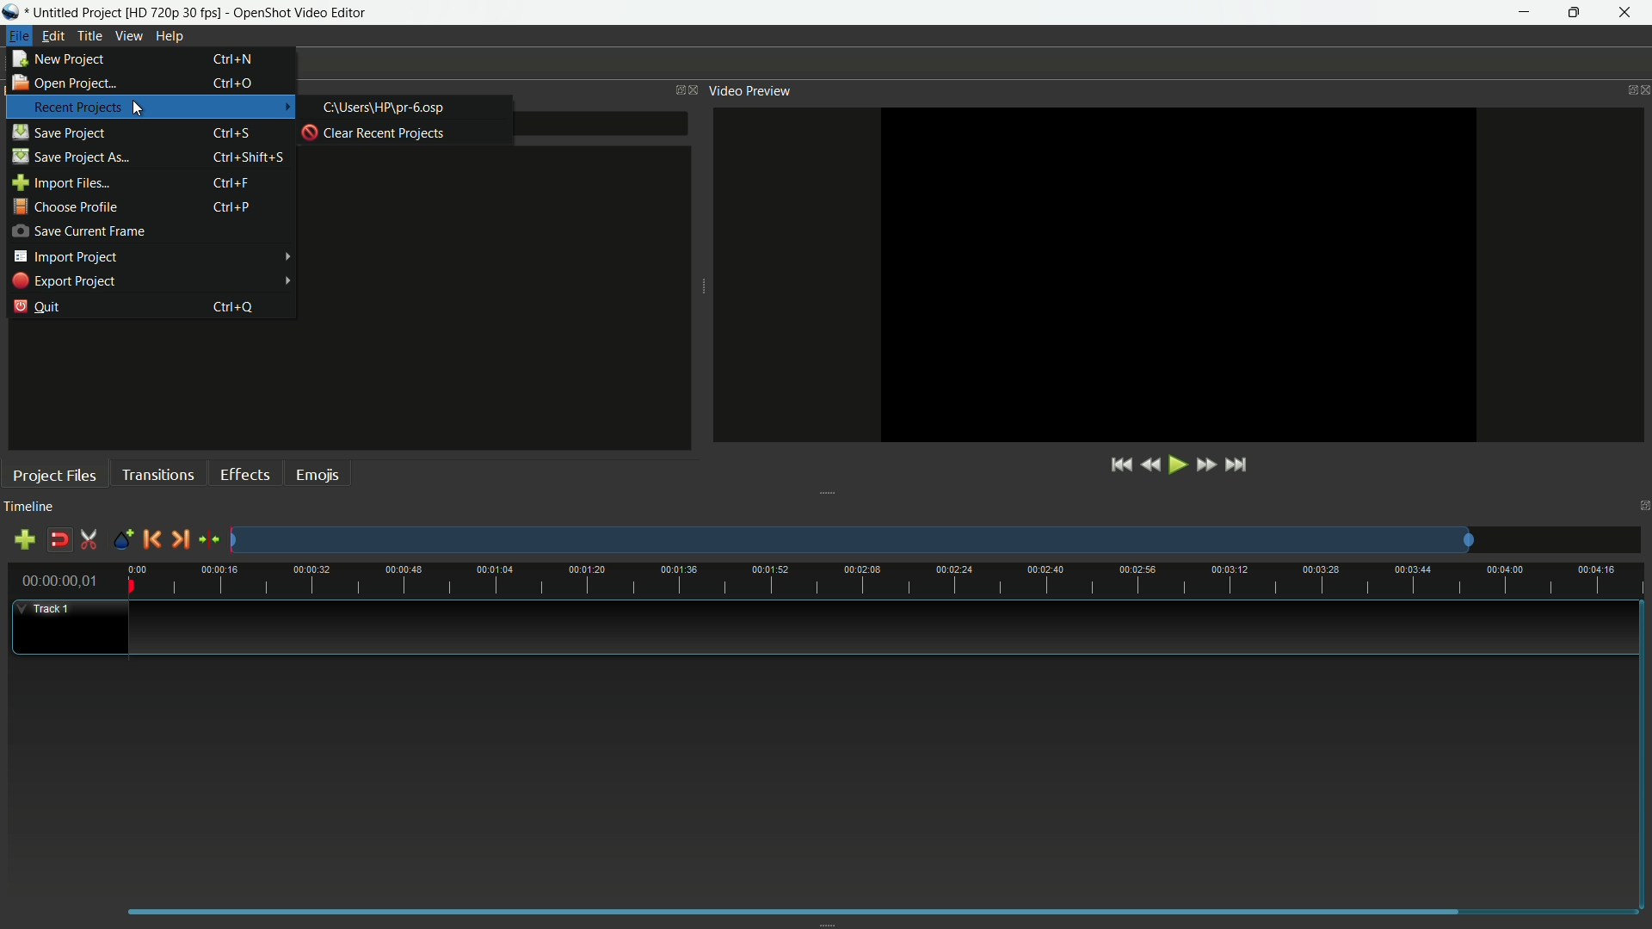 The image size is (1652, 929). What do you see at coordinates (675, 90) in the screenshot?
I see `change layout` at bounding box center [675, 90].